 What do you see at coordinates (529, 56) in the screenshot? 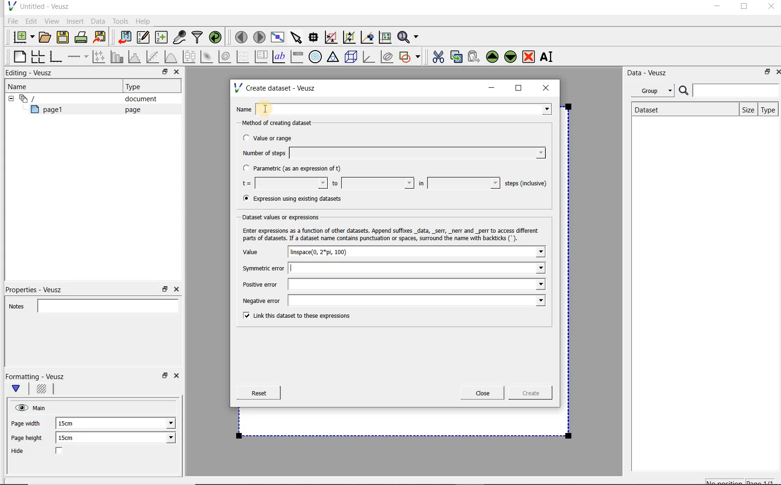
I see `remove the selected widget` at bounding box center [529, 56].